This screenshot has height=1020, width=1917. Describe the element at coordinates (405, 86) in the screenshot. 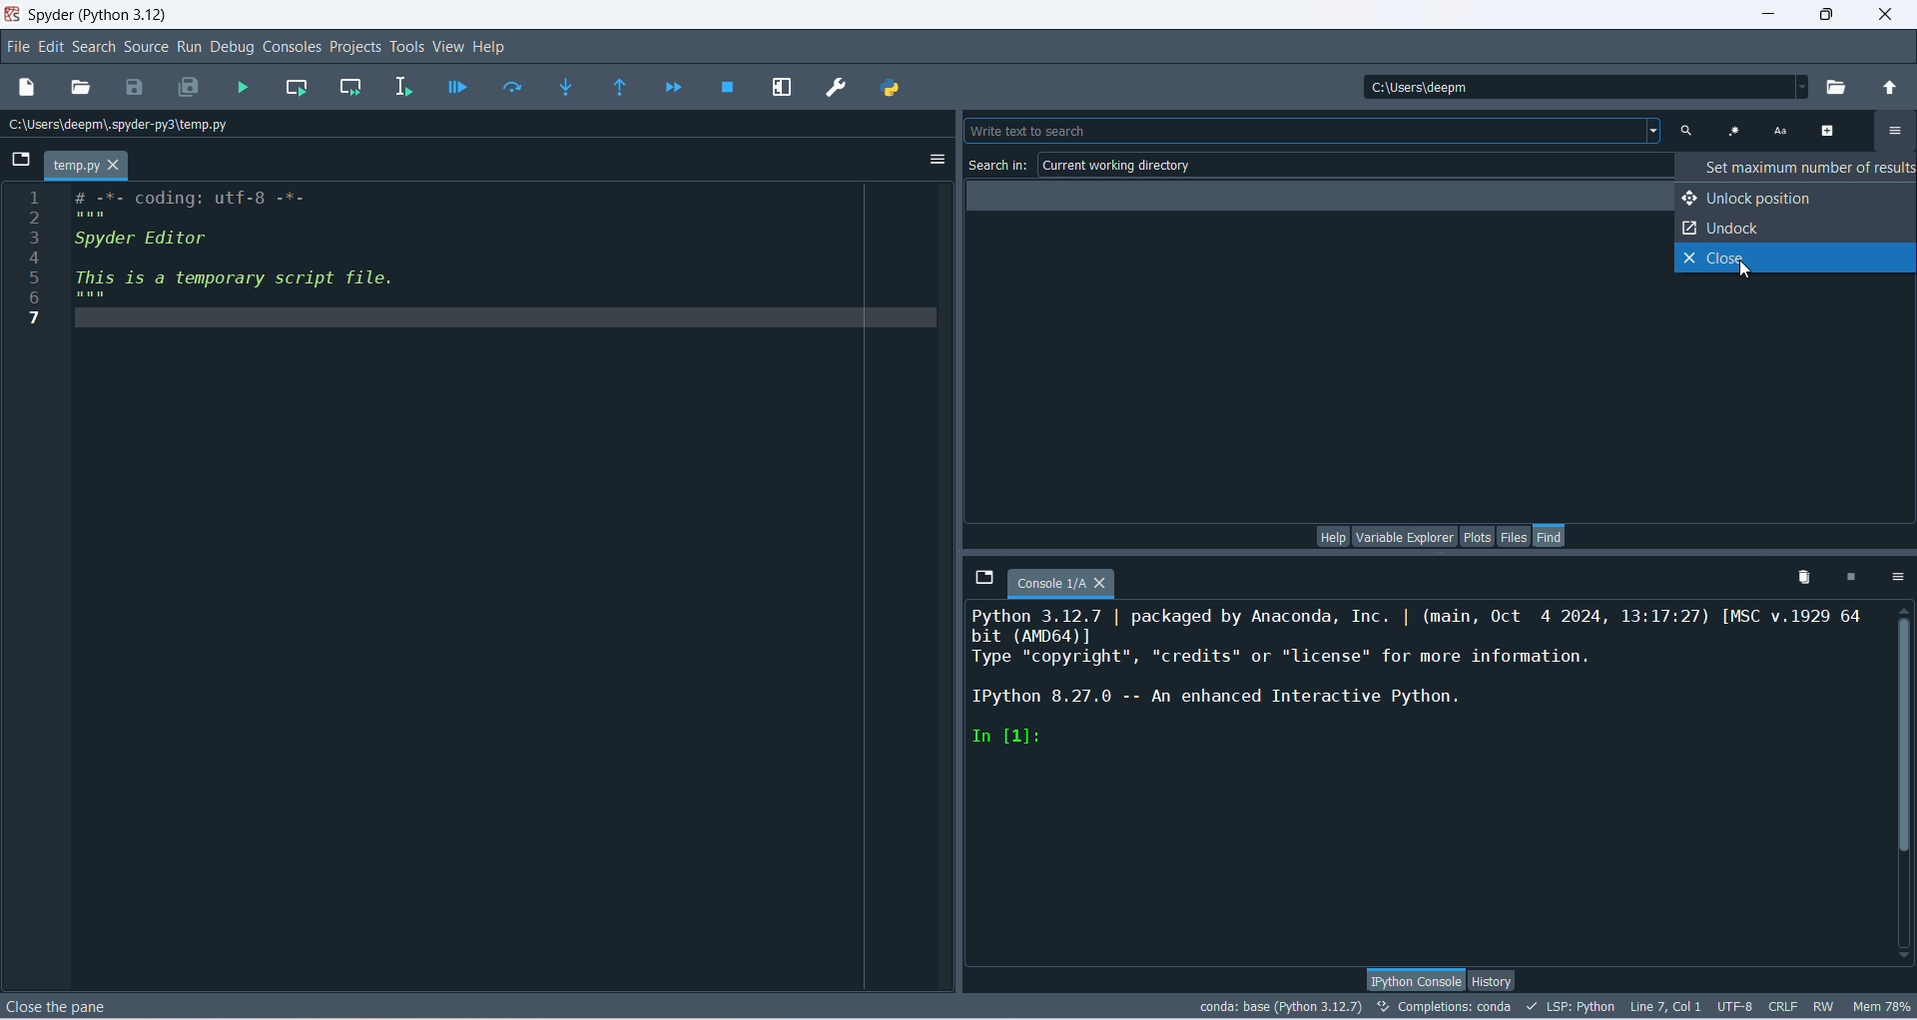

I see `run selection` at that location.